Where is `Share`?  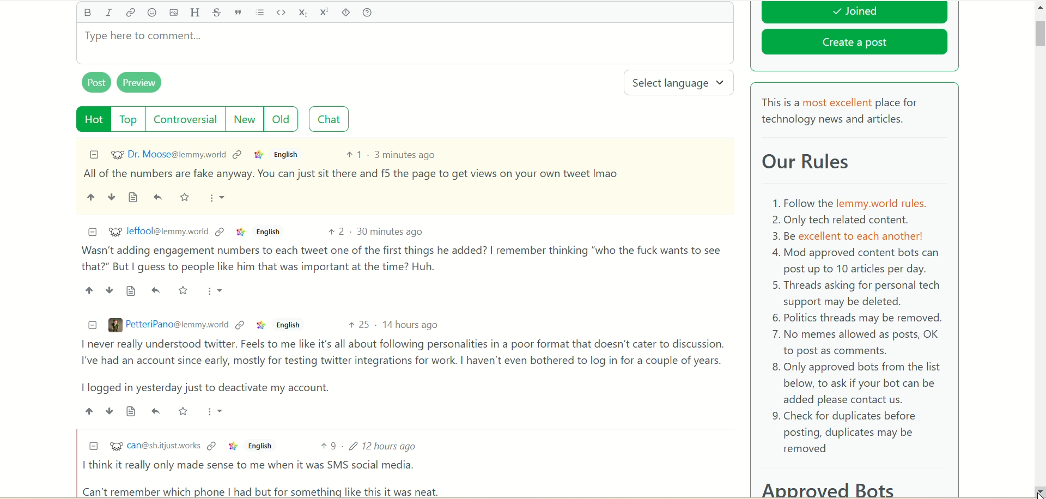 Share is located at coordinates (156, 410).